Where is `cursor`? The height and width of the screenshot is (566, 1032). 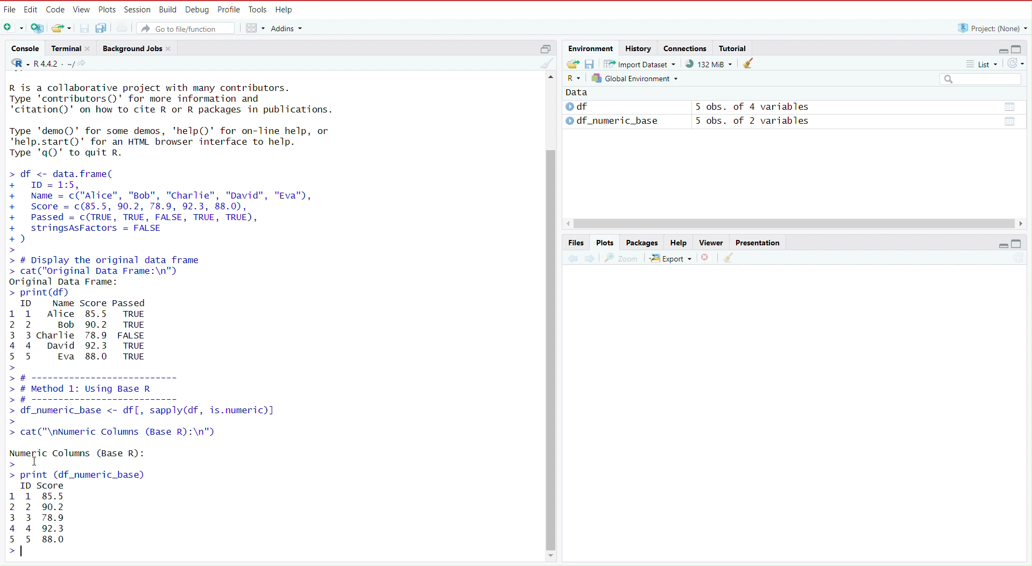
cursor is located at coordinates (36, 460).